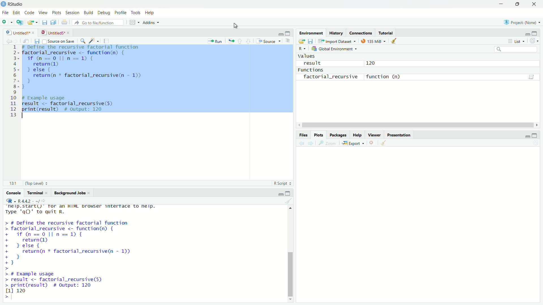  What do you see at coordinates (45, 23) in the screenshot?
I see `Save current document (Ctrl + S)` at bounding box center [45, 23].